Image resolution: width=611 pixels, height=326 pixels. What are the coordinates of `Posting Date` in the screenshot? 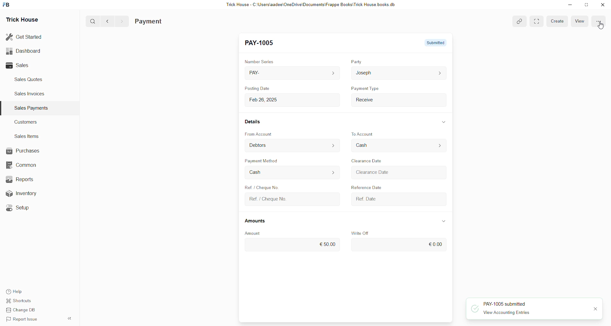 It's located at (257, 88).